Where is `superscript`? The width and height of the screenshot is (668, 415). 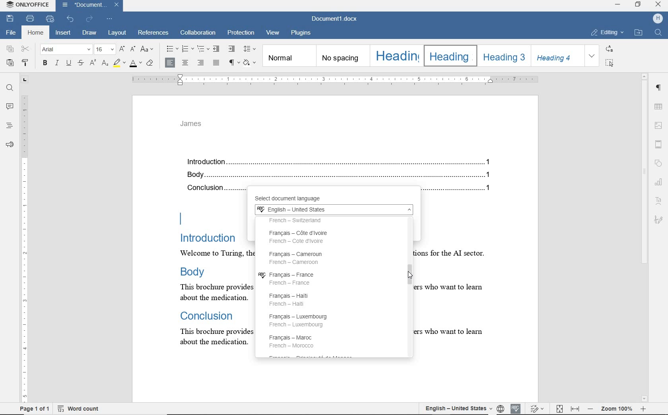 superscript is located at coordinates (92, 62).